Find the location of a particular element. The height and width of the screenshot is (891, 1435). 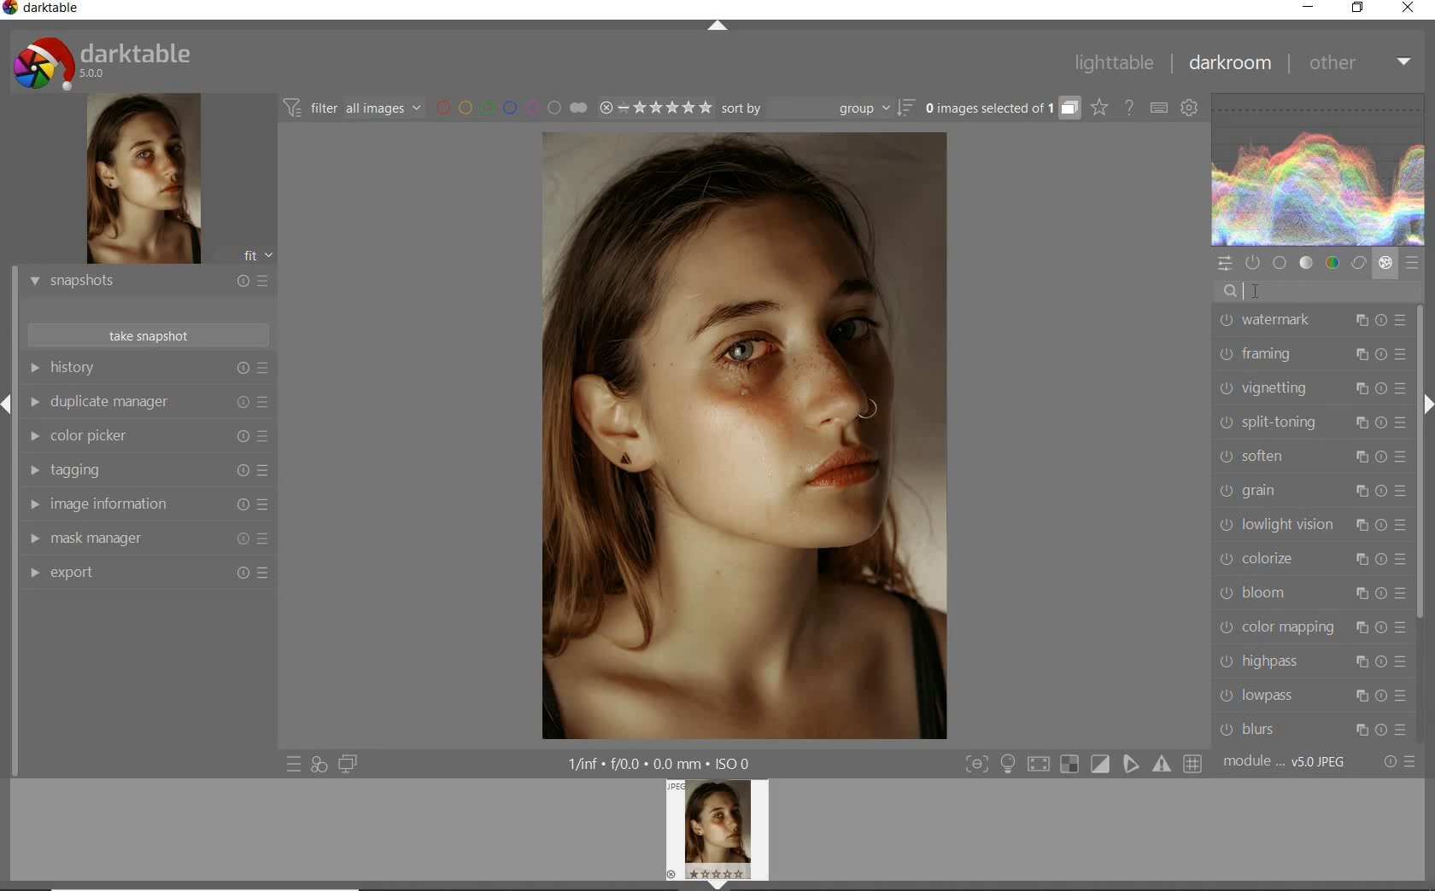

soften is located at coordinates (1312, 454).